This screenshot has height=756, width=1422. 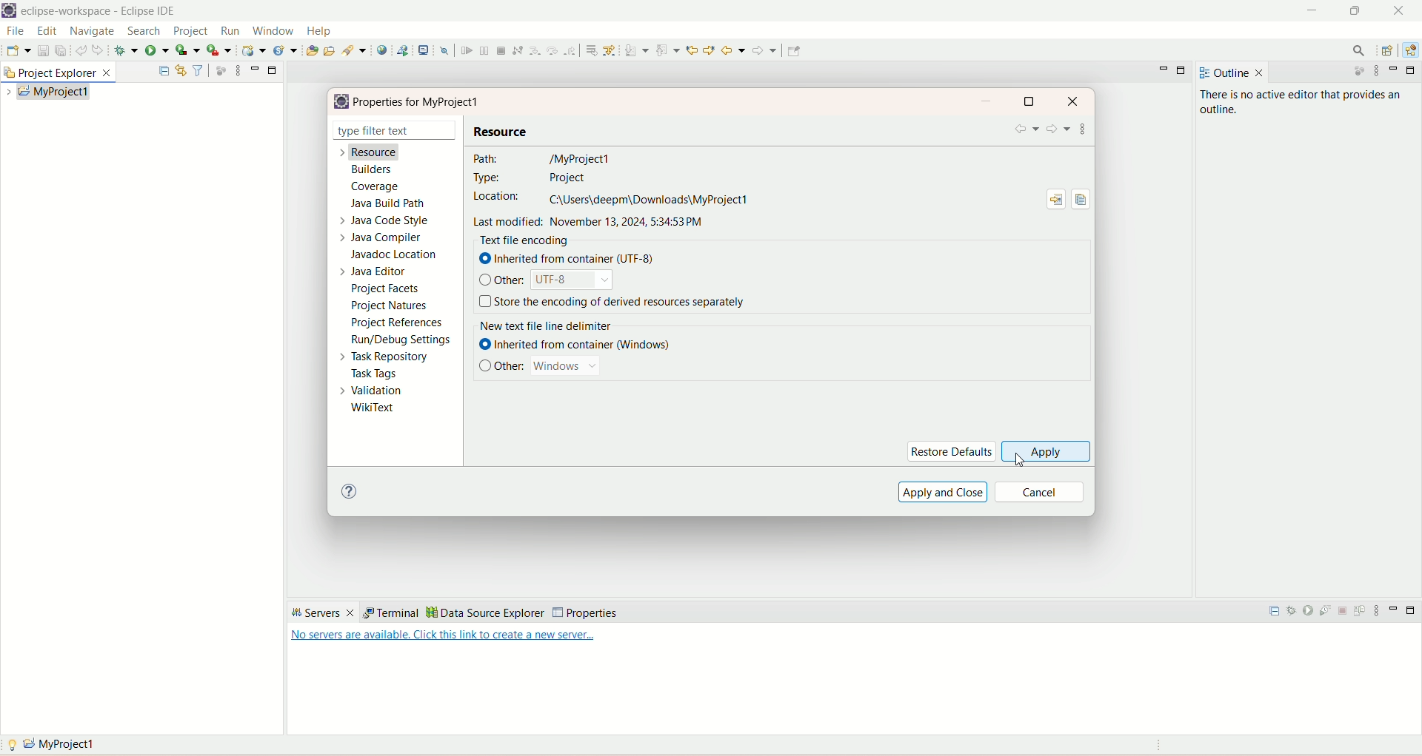 What do you see at coordinates (586, 347) in the screenshot?
I see `inherited from container` at bounding box center [586, 347].